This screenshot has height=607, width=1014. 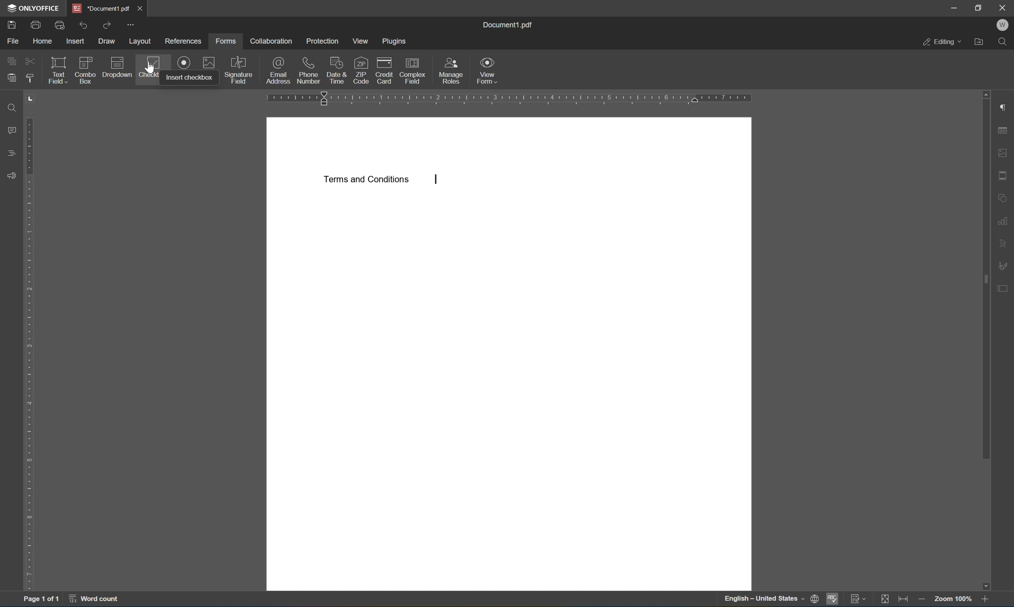 What do you see at coordinates (954, 600) in the screenshot?
I see `zoom 100%` at bounding box center [954, 600].